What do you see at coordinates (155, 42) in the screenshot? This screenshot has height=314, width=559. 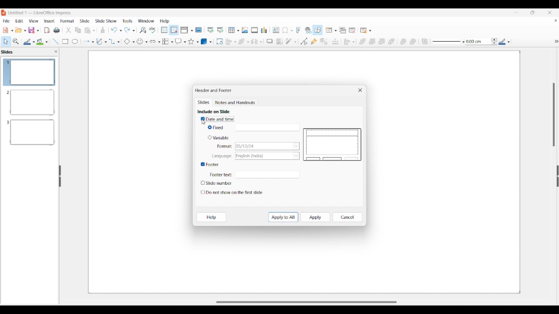 I see `Block arrow options` at bounding box center [155, 42].